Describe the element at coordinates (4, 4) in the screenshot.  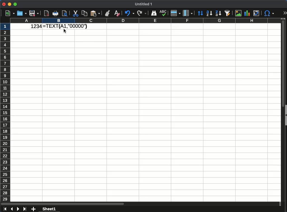
I see `close` at that location.